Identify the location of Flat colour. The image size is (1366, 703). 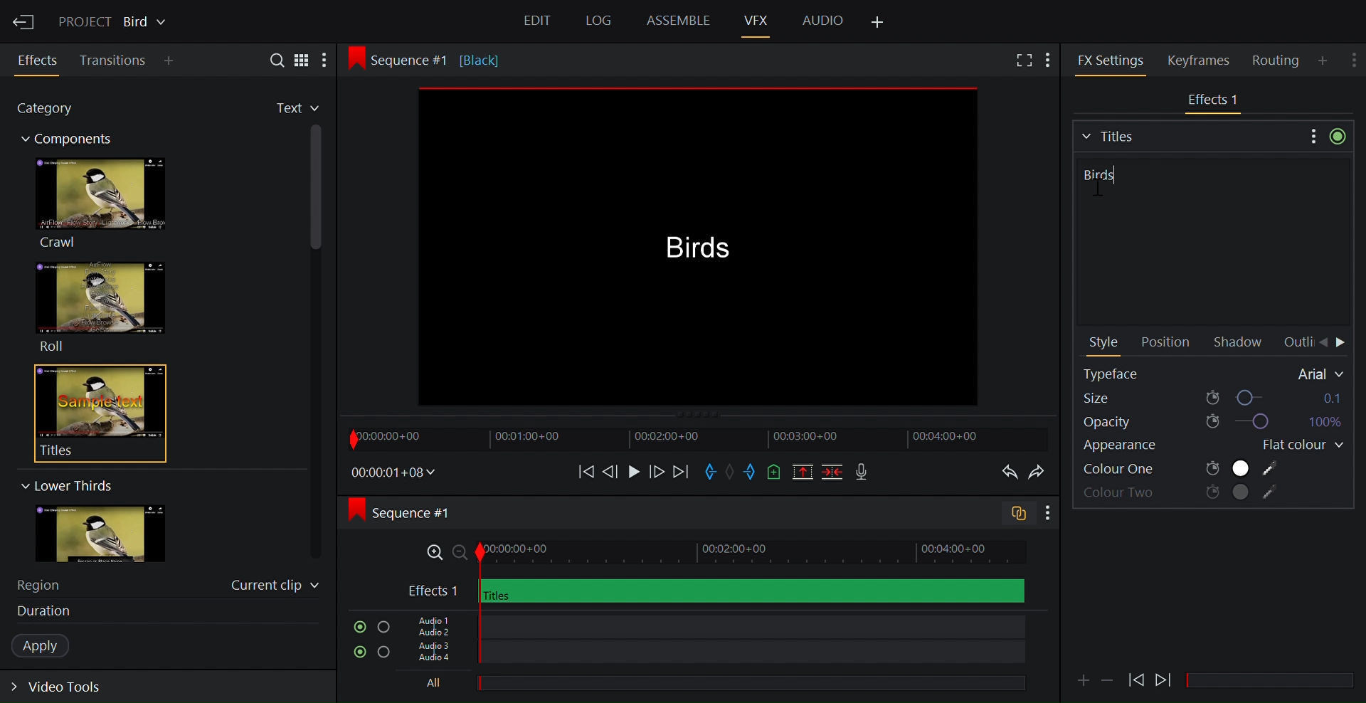
(1297, 445).